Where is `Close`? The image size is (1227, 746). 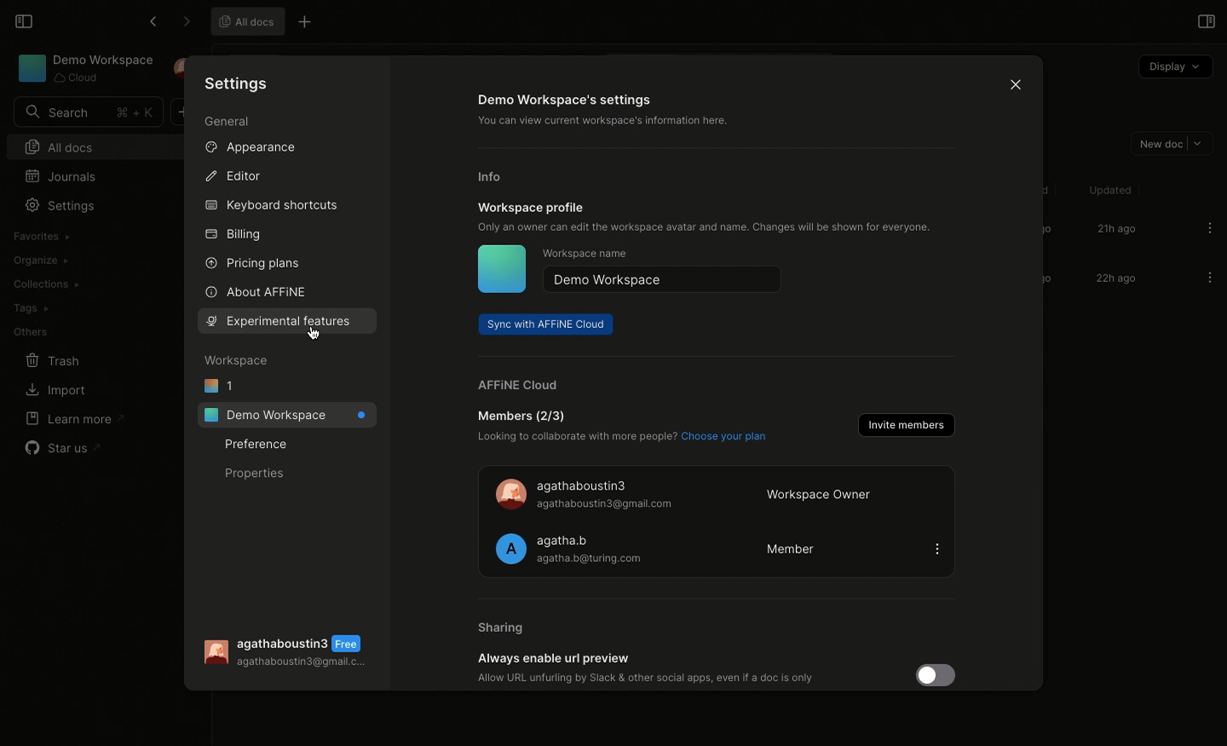
Close is located at coordinates (1011, 83).